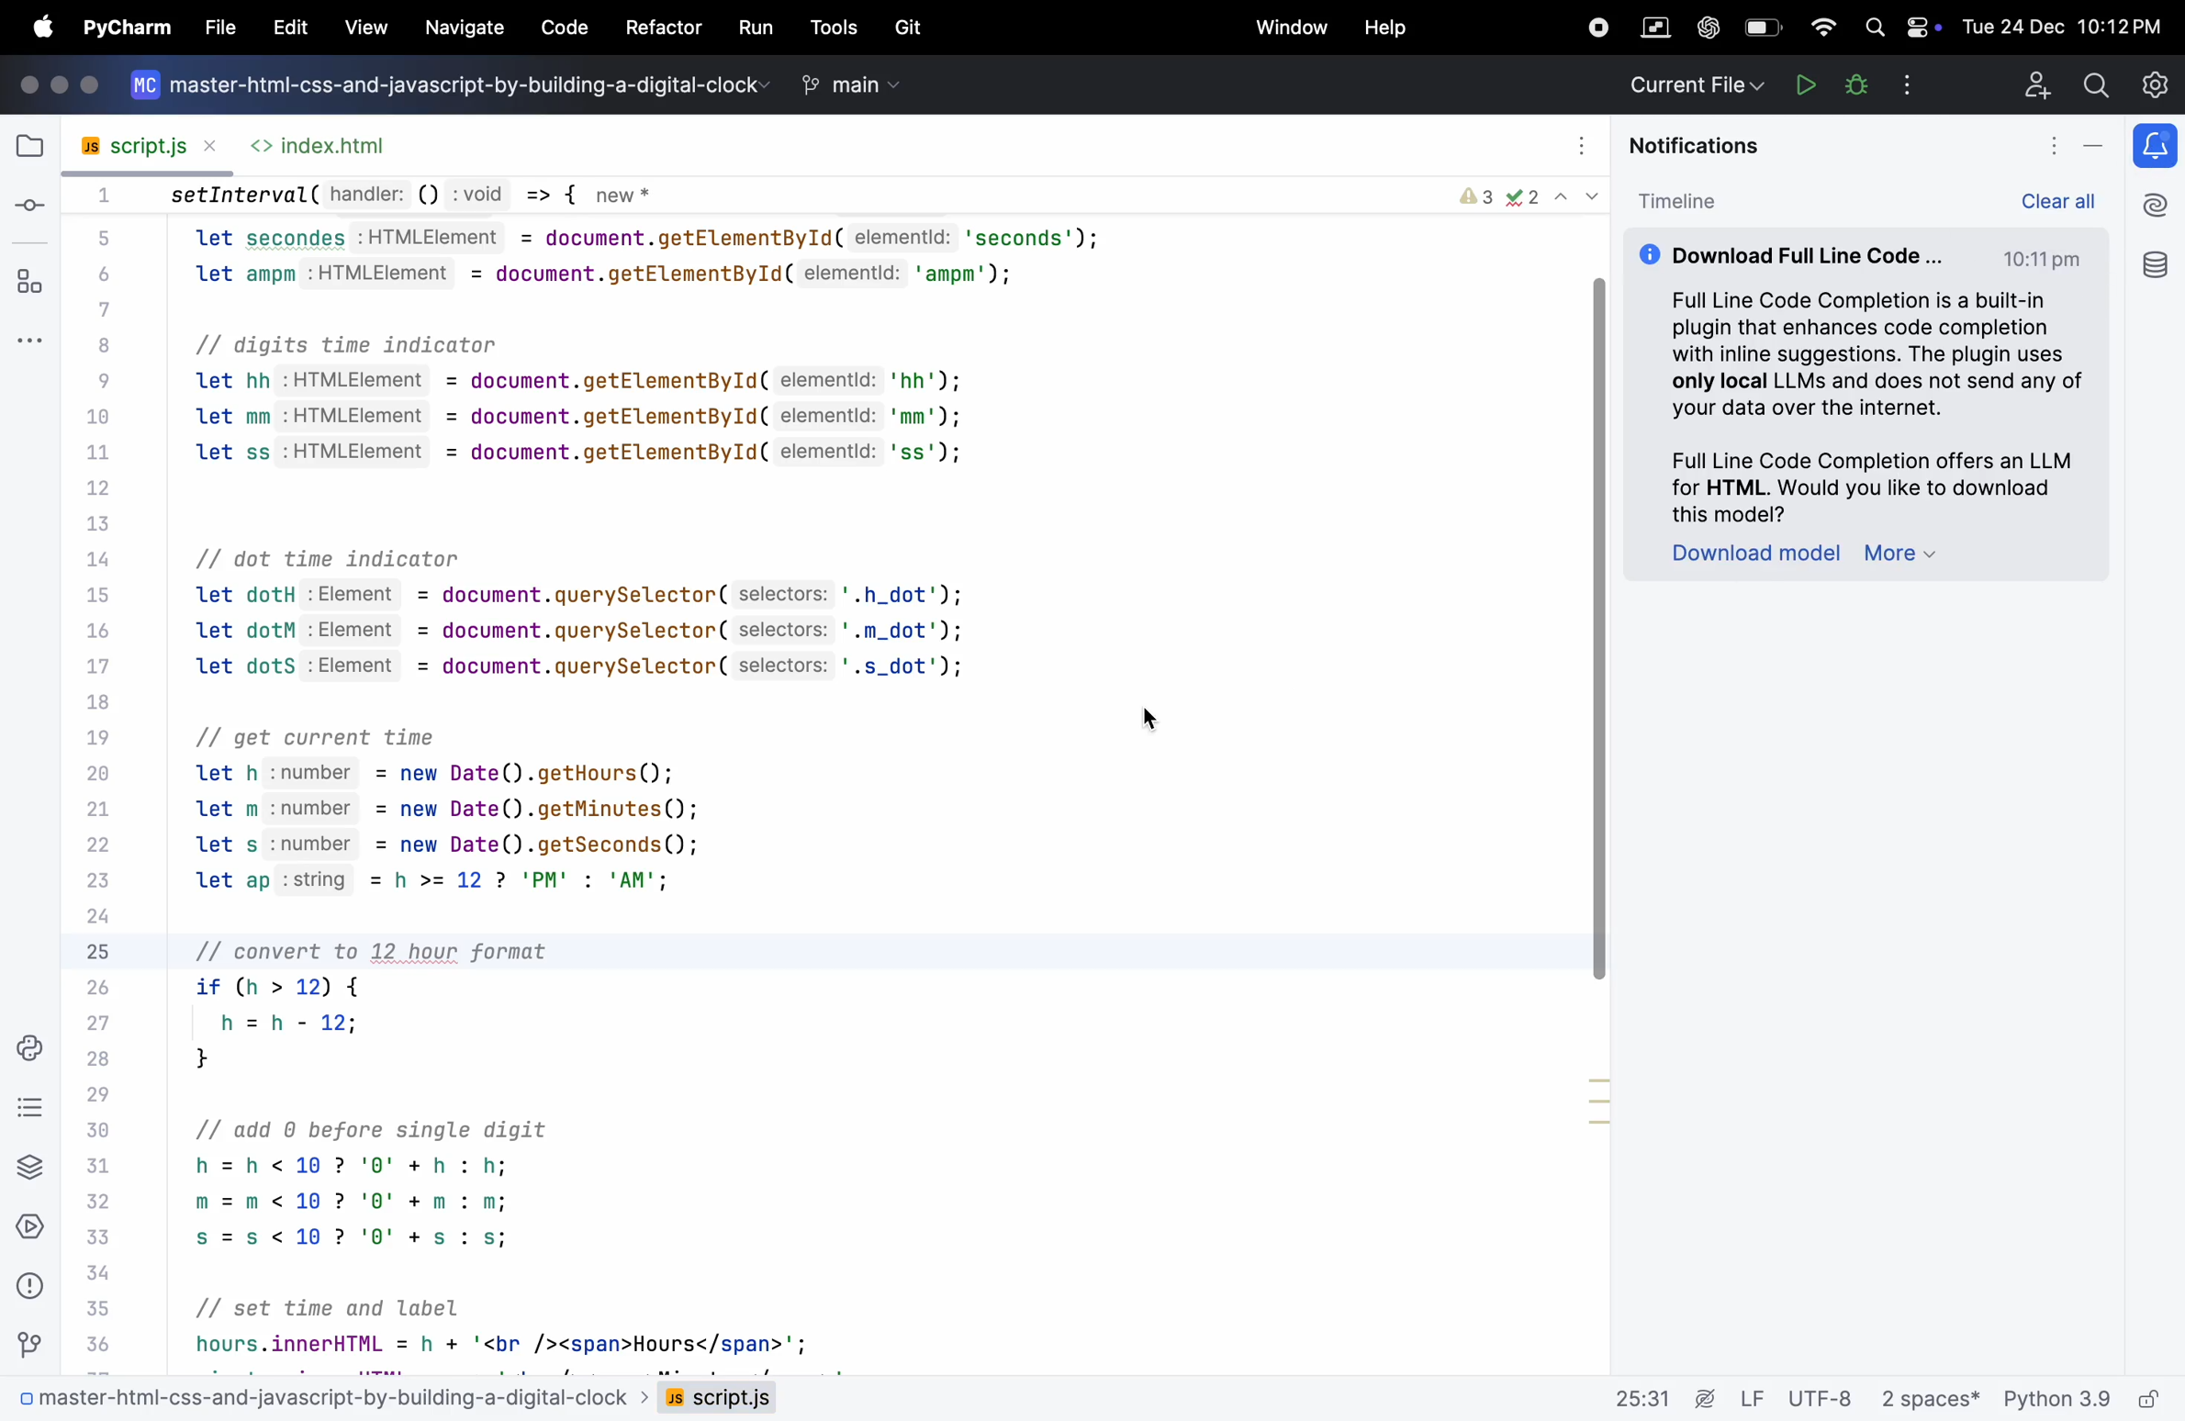 The height and width of the screenshot is (1421, 2185). I want to click on Git, so click(33, 1337).